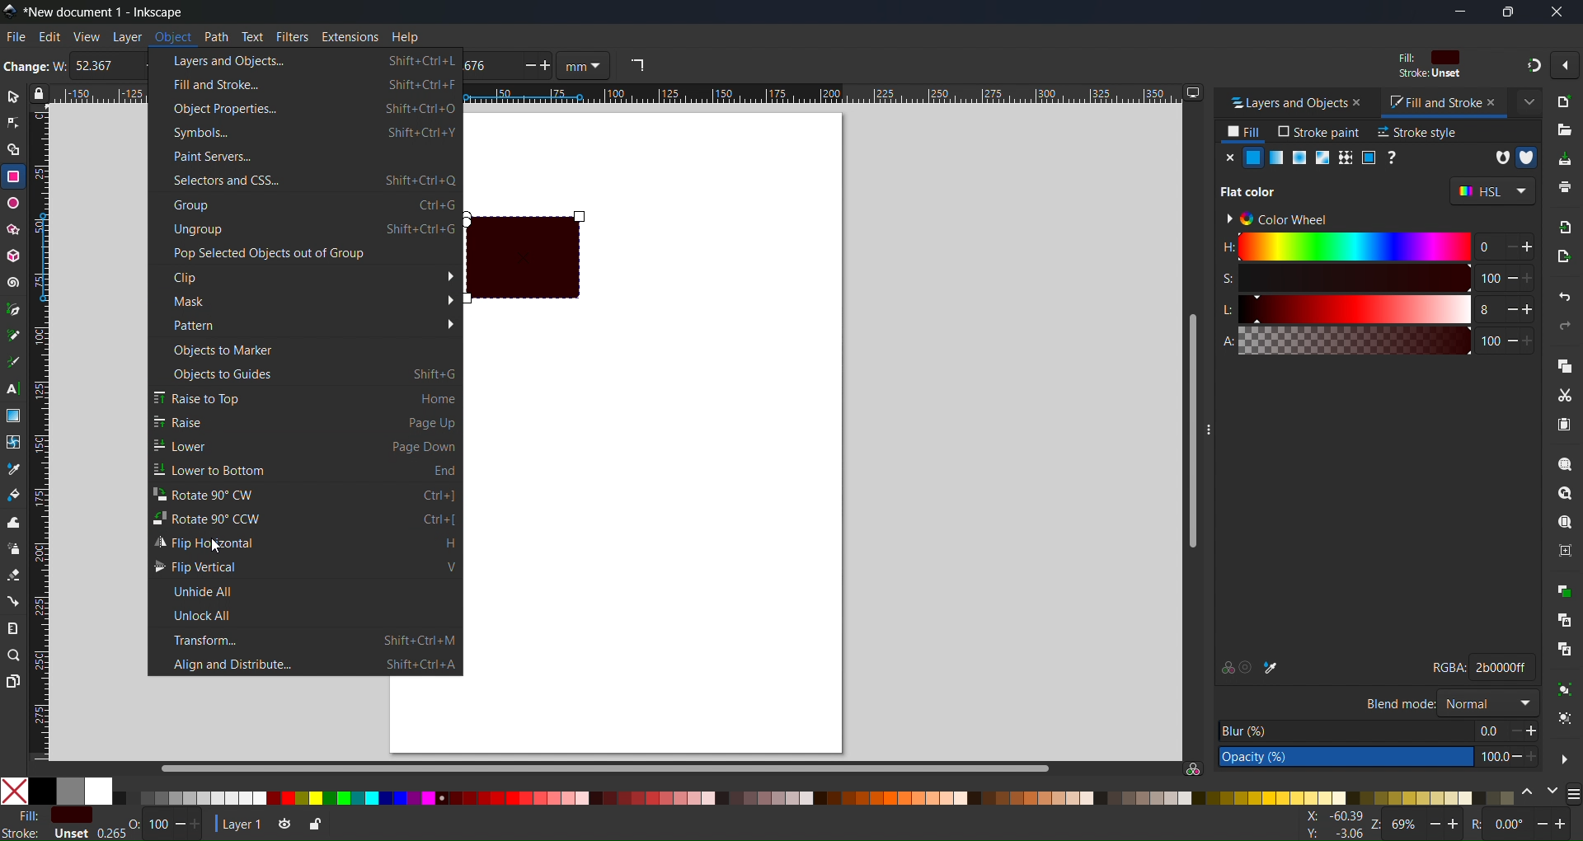  What do you see at coordinates (1565, 226) in the screenshot?
I see `Import` at bounding box center [1565, 226].